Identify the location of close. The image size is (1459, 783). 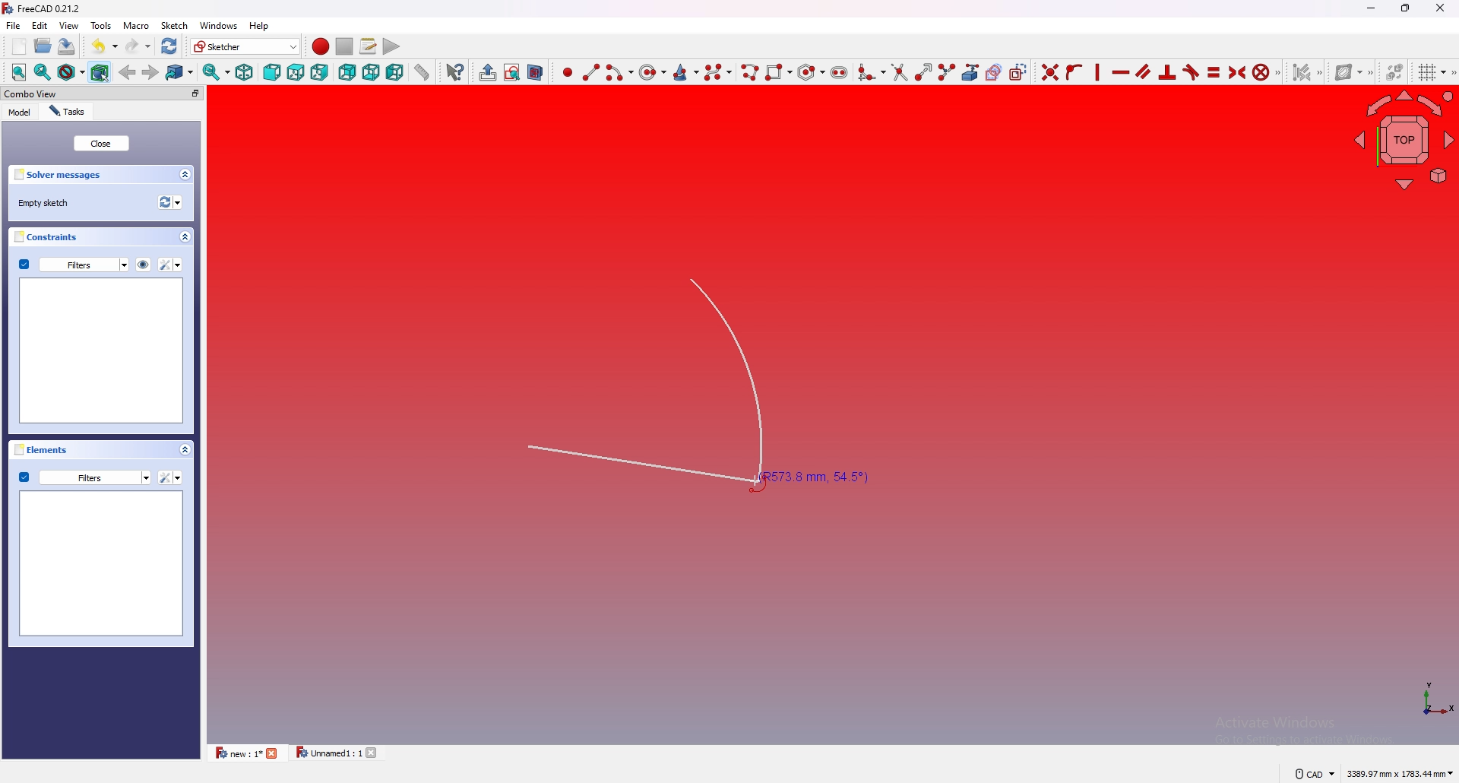
(274, 753).